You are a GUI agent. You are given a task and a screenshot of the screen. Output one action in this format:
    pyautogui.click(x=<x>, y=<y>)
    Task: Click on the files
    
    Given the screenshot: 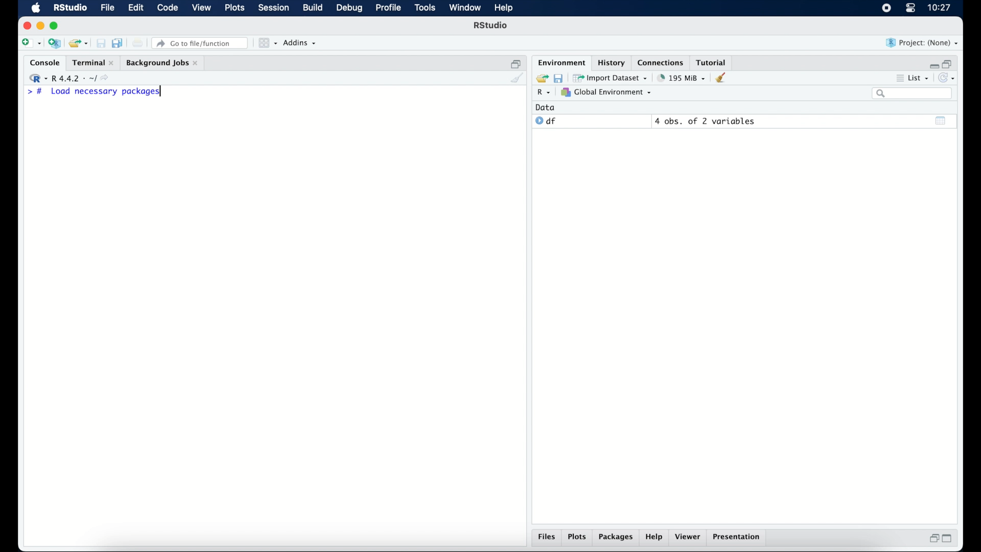 What is the action you would take?
    pyautogui.click(x=547, y=538)
    